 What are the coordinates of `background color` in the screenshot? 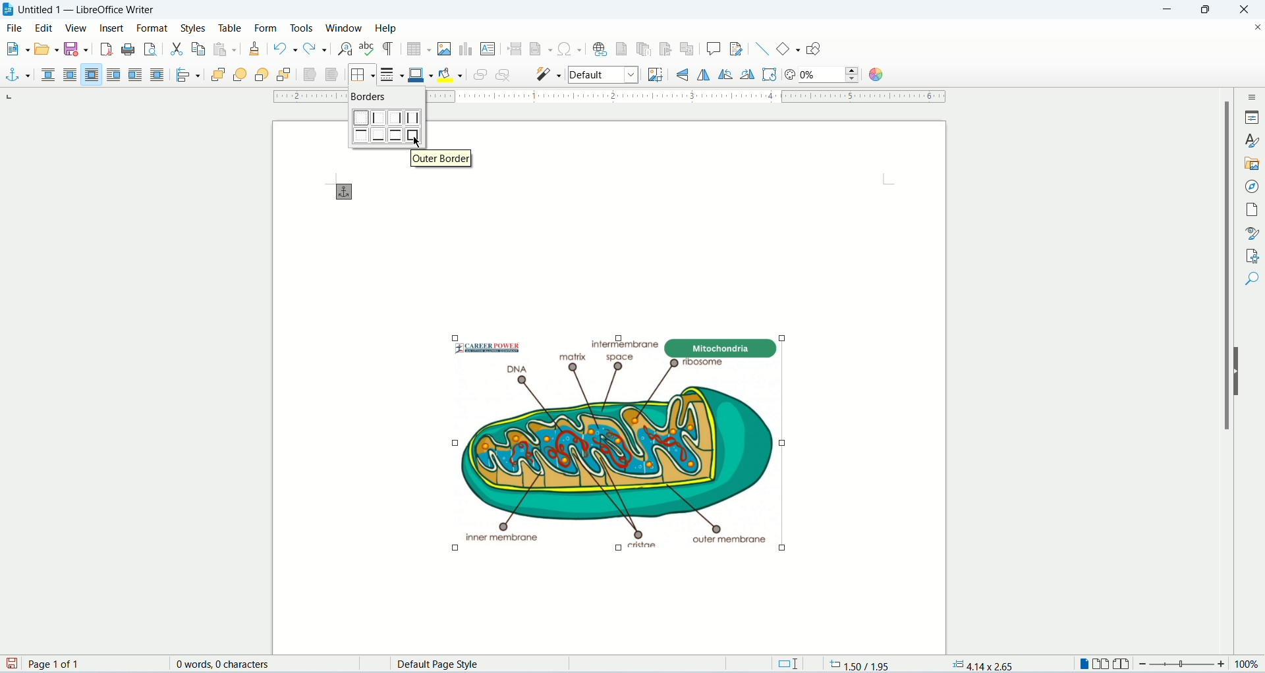 It's located at (450, 75).